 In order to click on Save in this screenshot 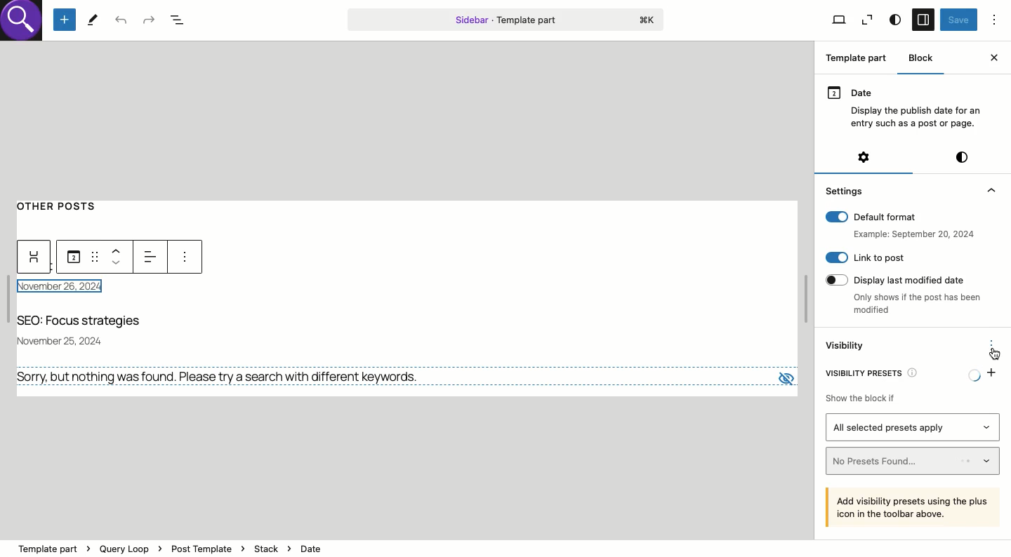, I will do `click(958, 20)`.